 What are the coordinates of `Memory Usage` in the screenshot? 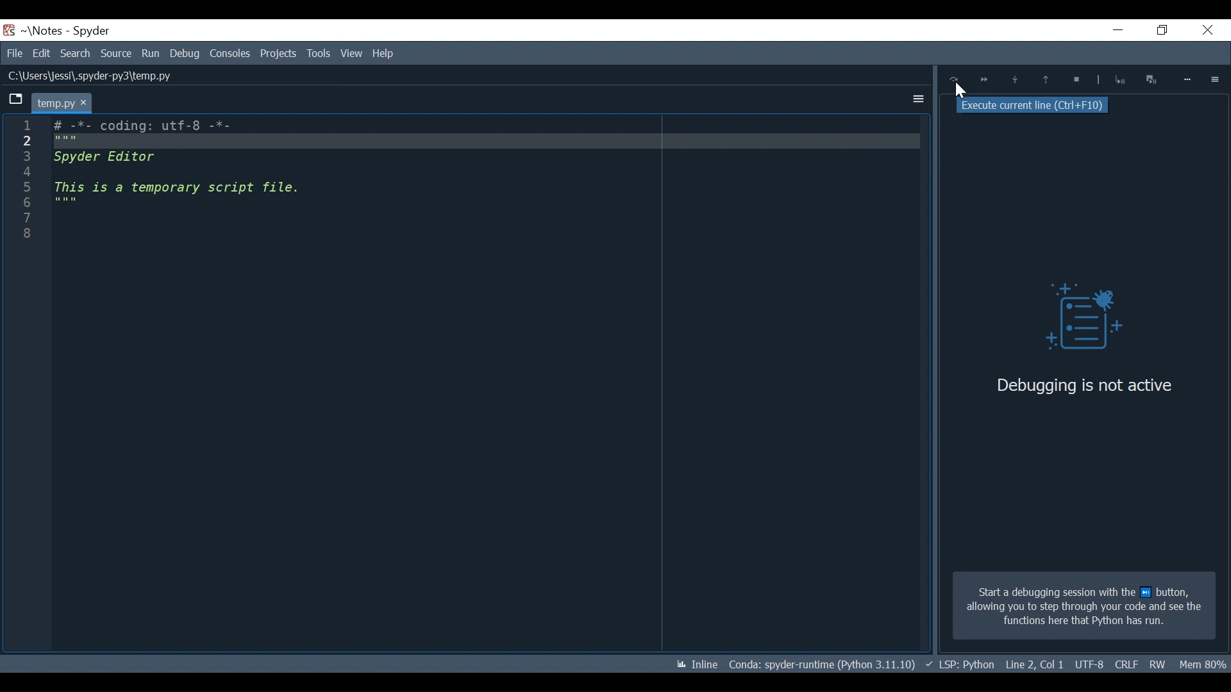 It's located at (1204, 663).